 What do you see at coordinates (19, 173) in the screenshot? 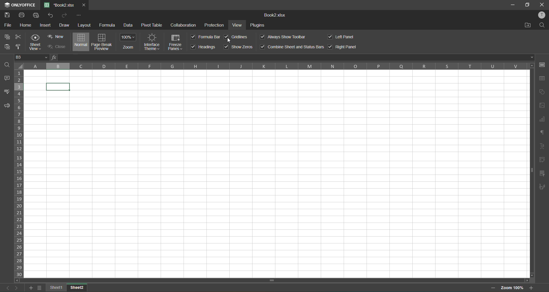
I see `row numbers` at bounding box center [19, 173].